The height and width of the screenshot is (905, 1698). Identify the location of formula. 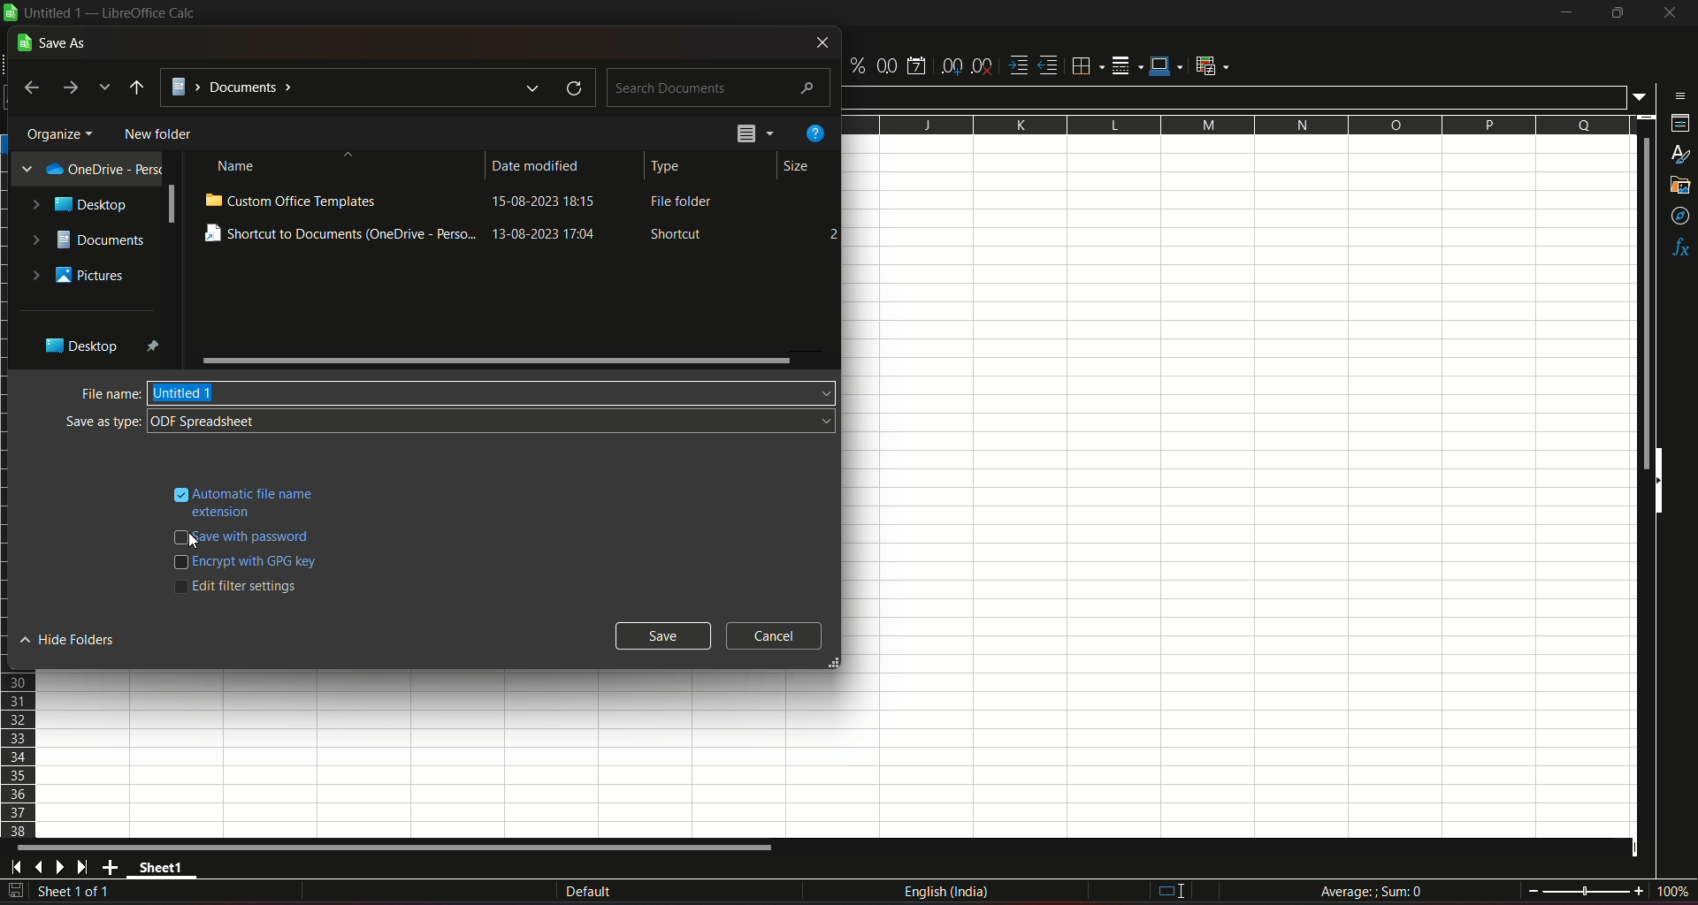
(1371, 890).